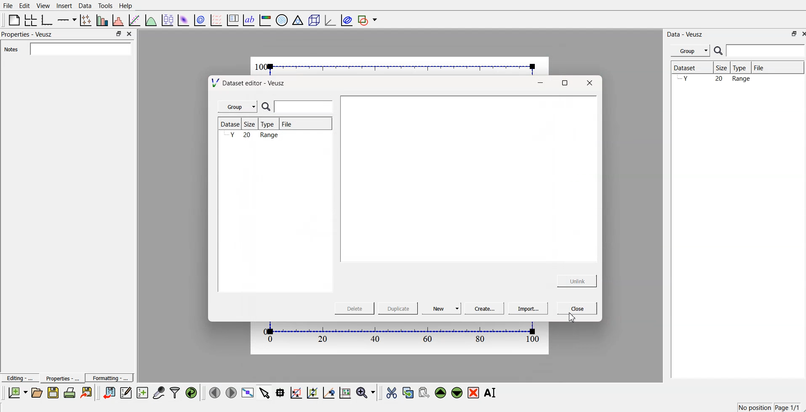 This screenshot has width=806, height=412. I want to click on New, so click(444, 309).